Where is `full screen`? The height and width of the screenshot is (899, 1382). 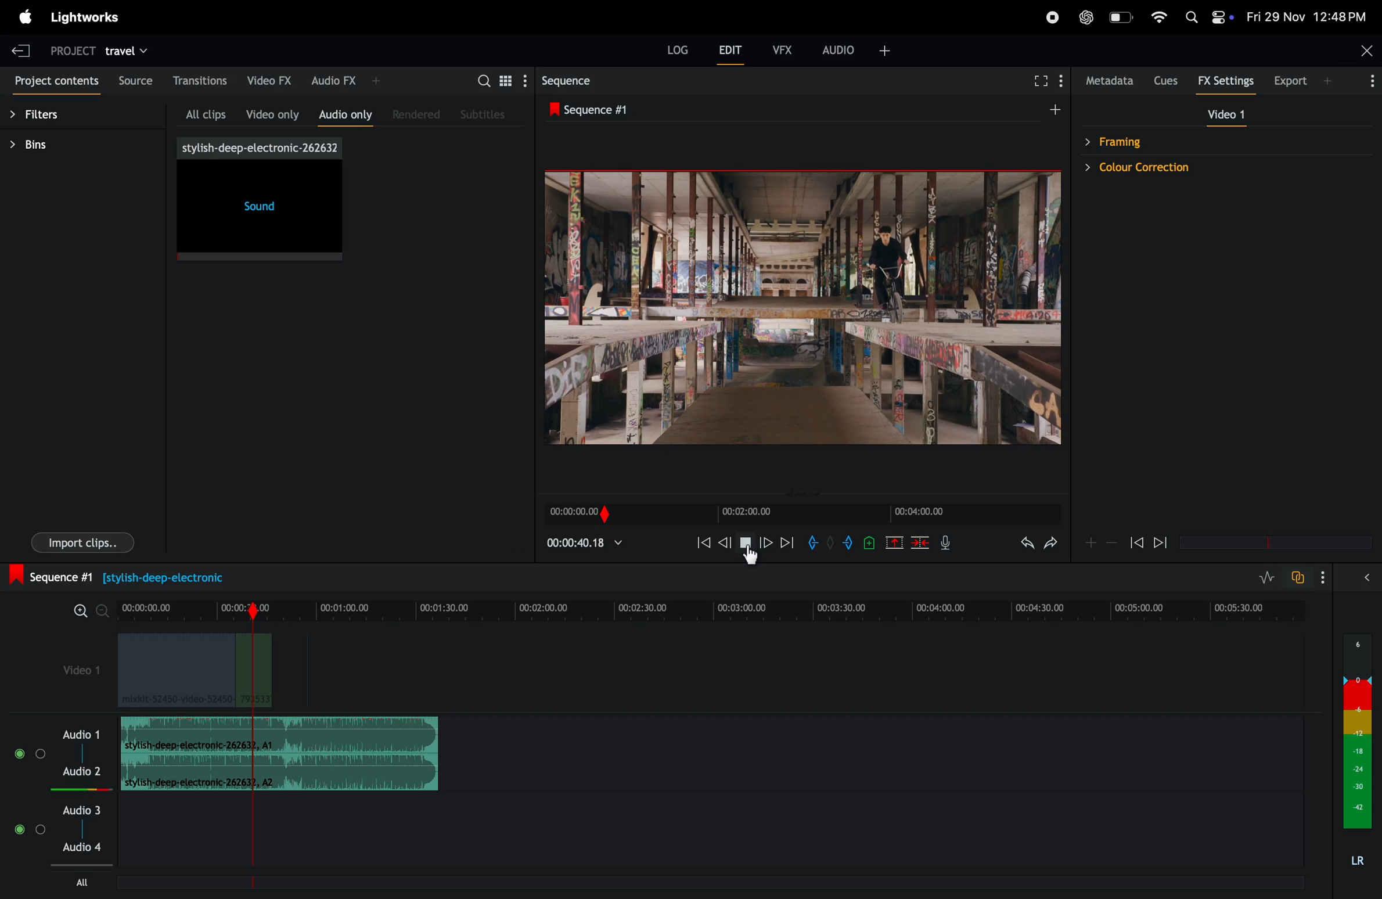
full screen is located at coordinates (1037, 81).